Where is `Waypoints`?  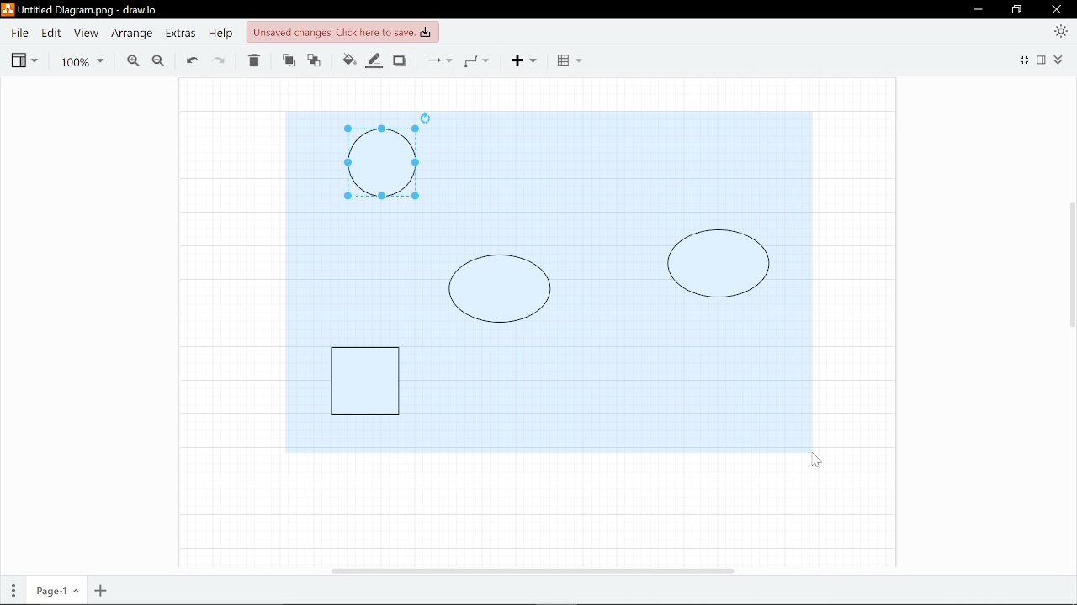
Waypoints is located at coordinates (481, 60).